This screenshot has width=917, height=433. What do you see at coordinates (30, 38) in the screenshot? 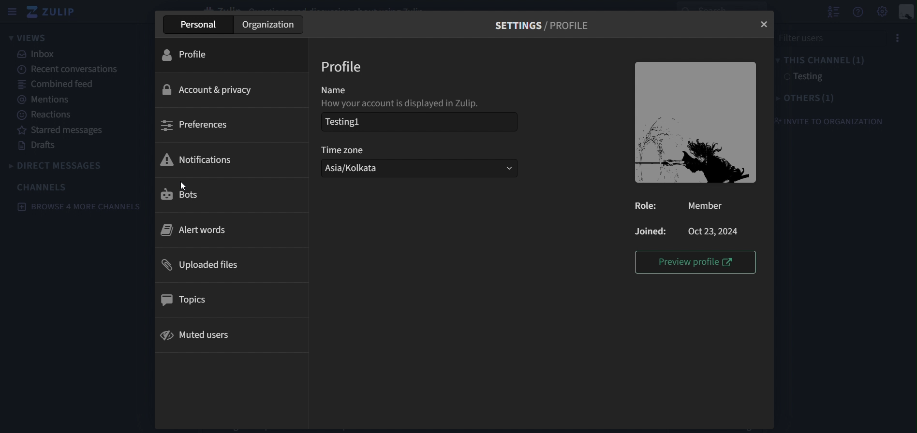
I see `views` at bounding box center [30, 38].